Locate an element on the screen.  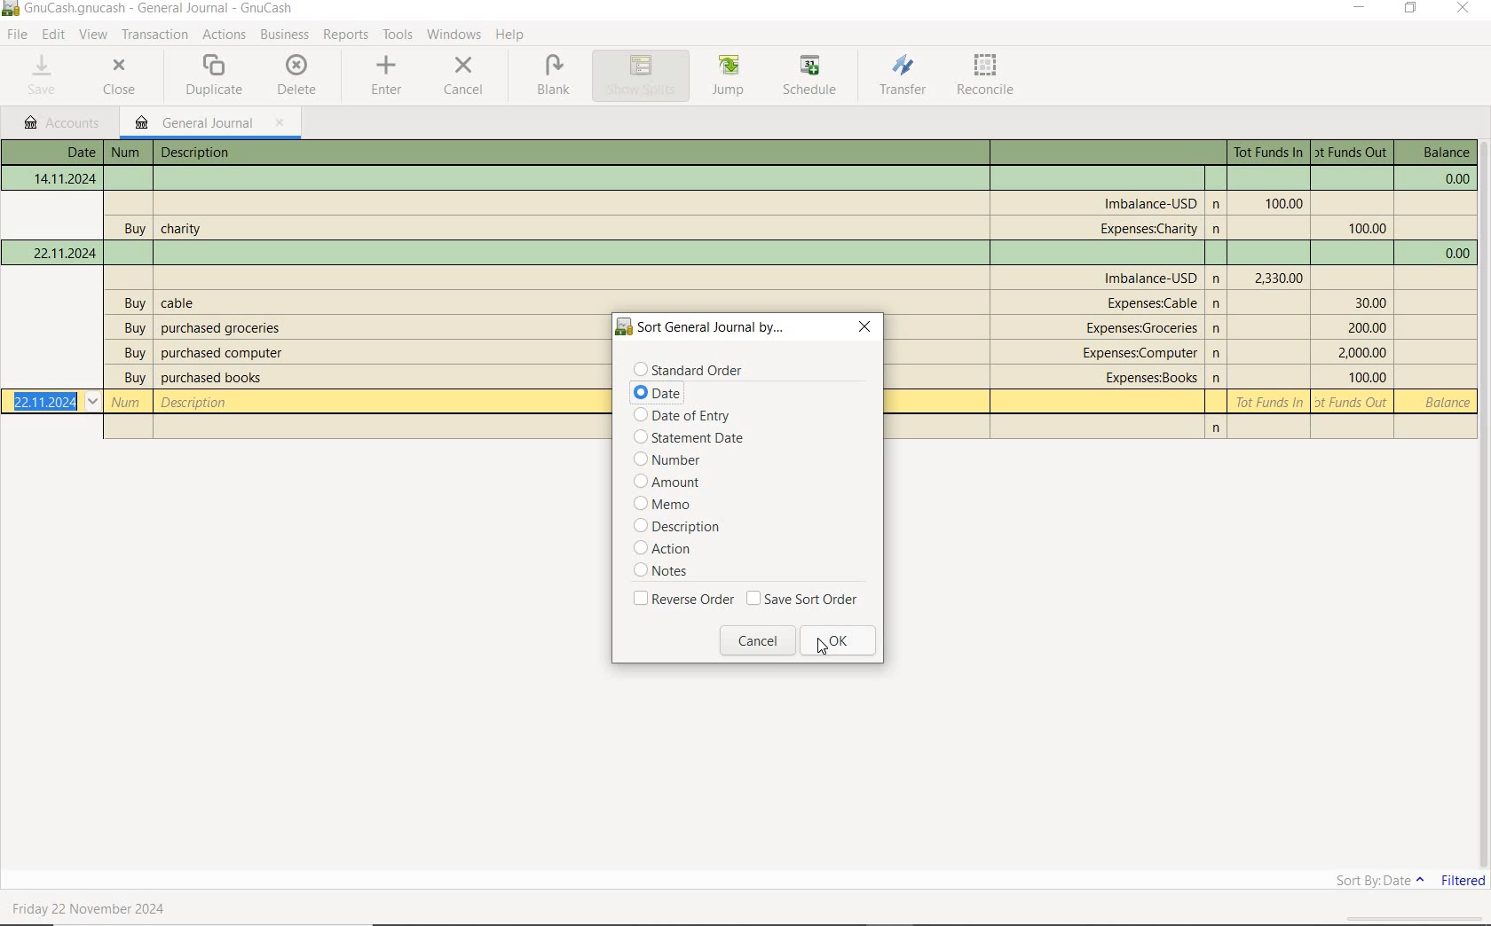
BUSINESS is located at coordinates (285, 35).